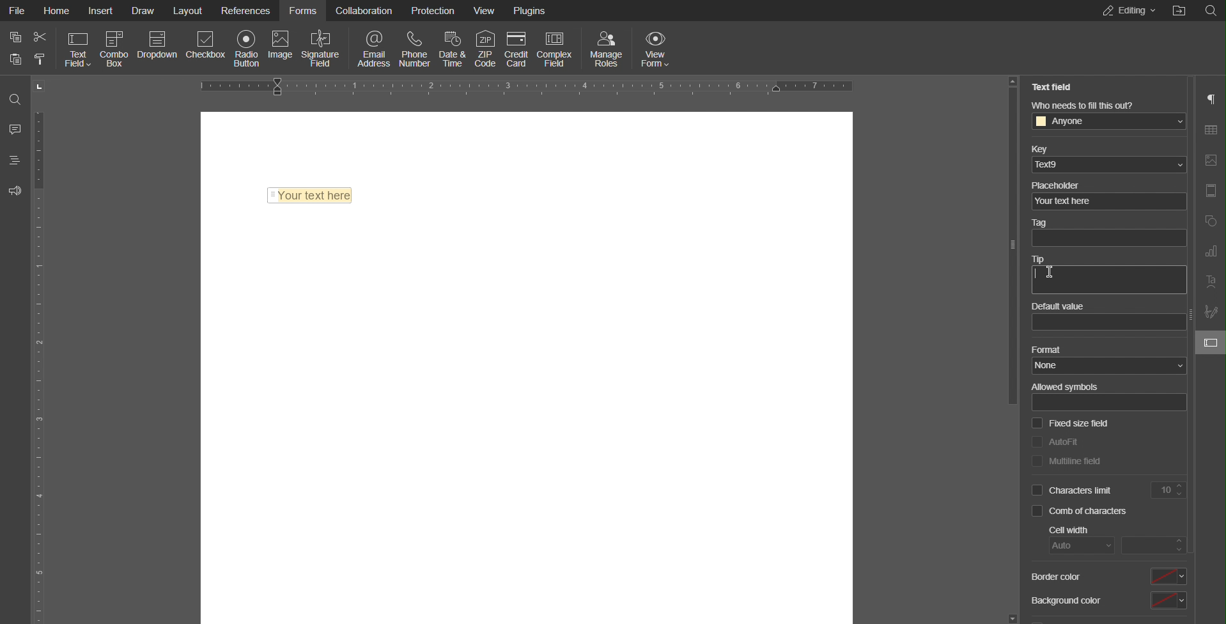 The image size is (1226, 624). Describe the element at coordinates (1180, 12) in the screenshot. I see `` at that location.